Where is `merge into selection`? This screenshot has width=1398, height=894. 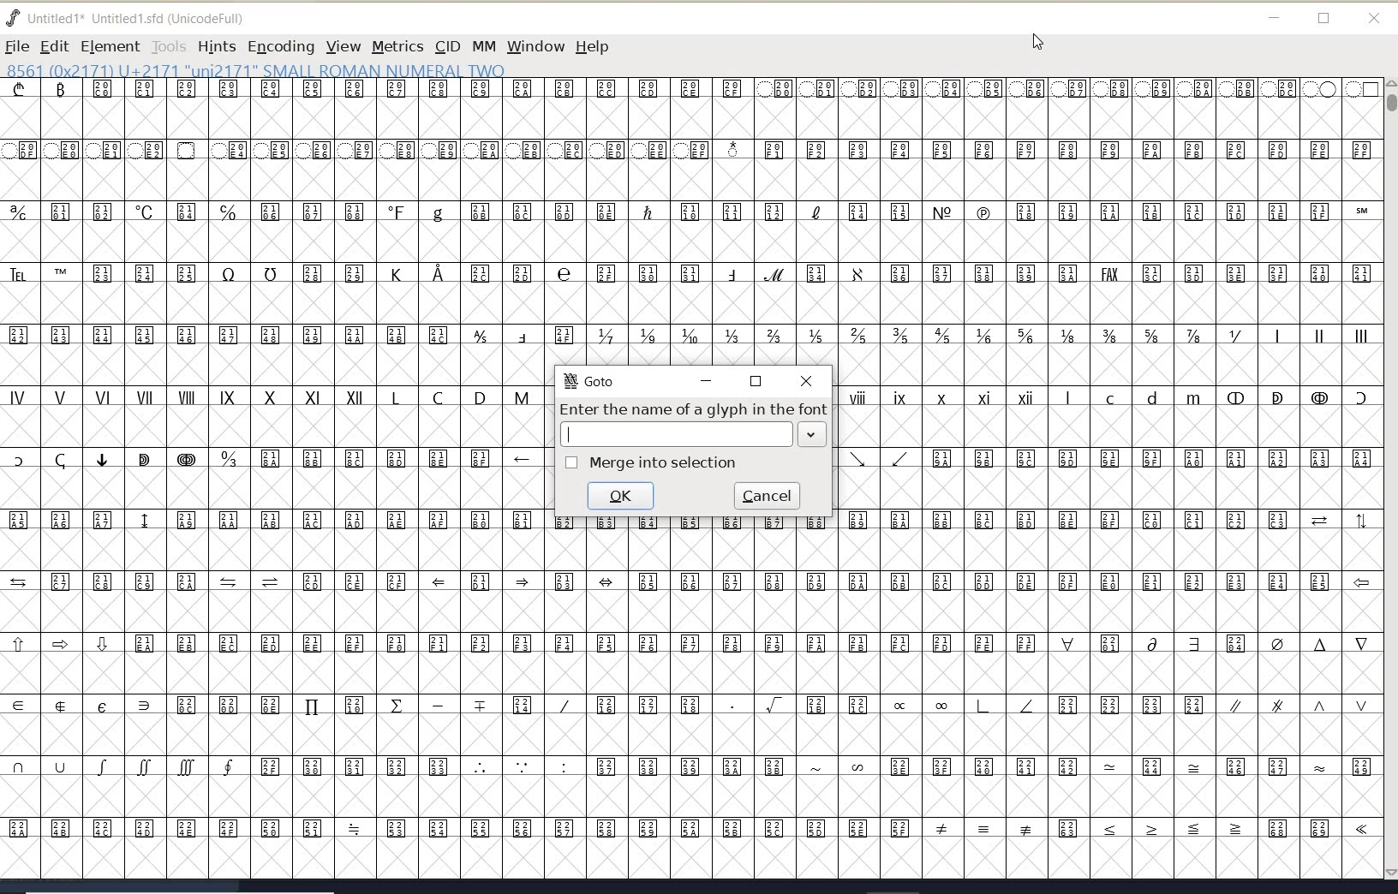 merge into selection is located at coordinates (650, 462).